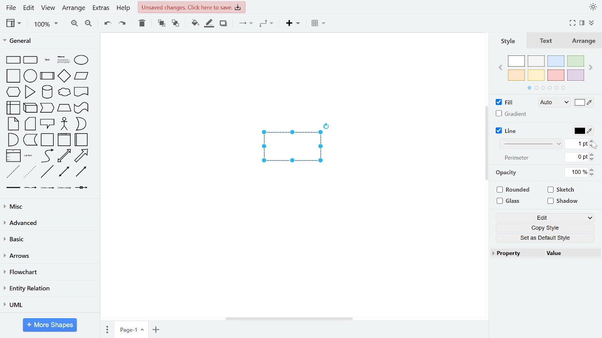 Image resolution: width=602 pixels, height=338 pixels. I want to click on decrease line width, so click(592, 146).